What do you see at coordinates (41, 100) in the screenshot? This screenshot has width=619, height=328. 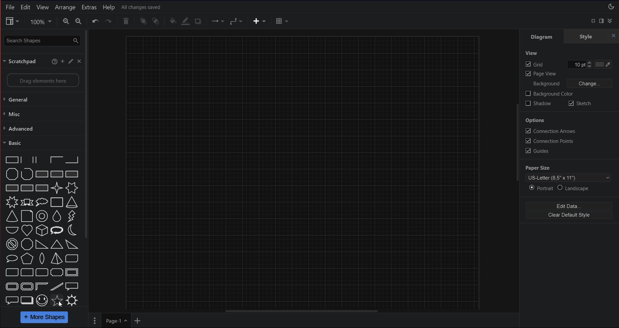 I see `General` at bounding box center [41, 100].